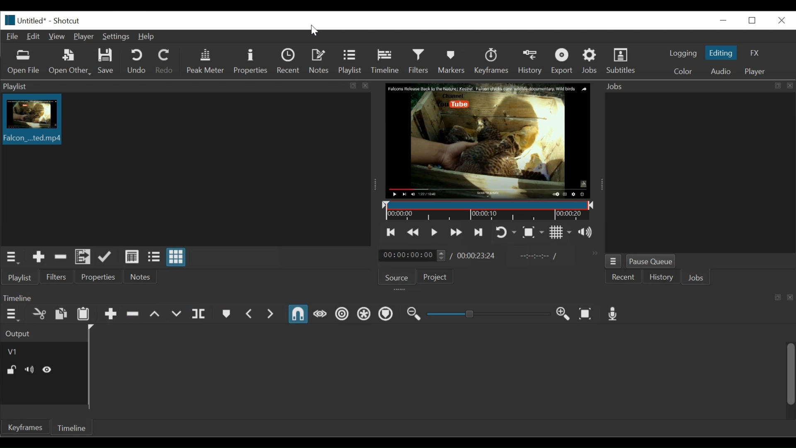  What do you see at coordinates (34, 37) in the screenshot?
I see `Edit` at bounding box center [34, 37].